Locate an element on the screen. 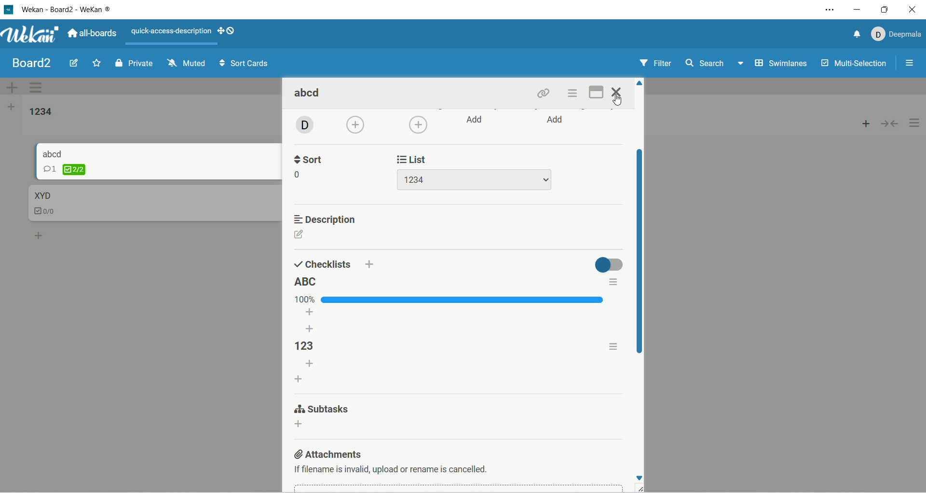 The width and height of the screenshot is (926, 493). vertical scroll bar is located at coordinates (639, 251).